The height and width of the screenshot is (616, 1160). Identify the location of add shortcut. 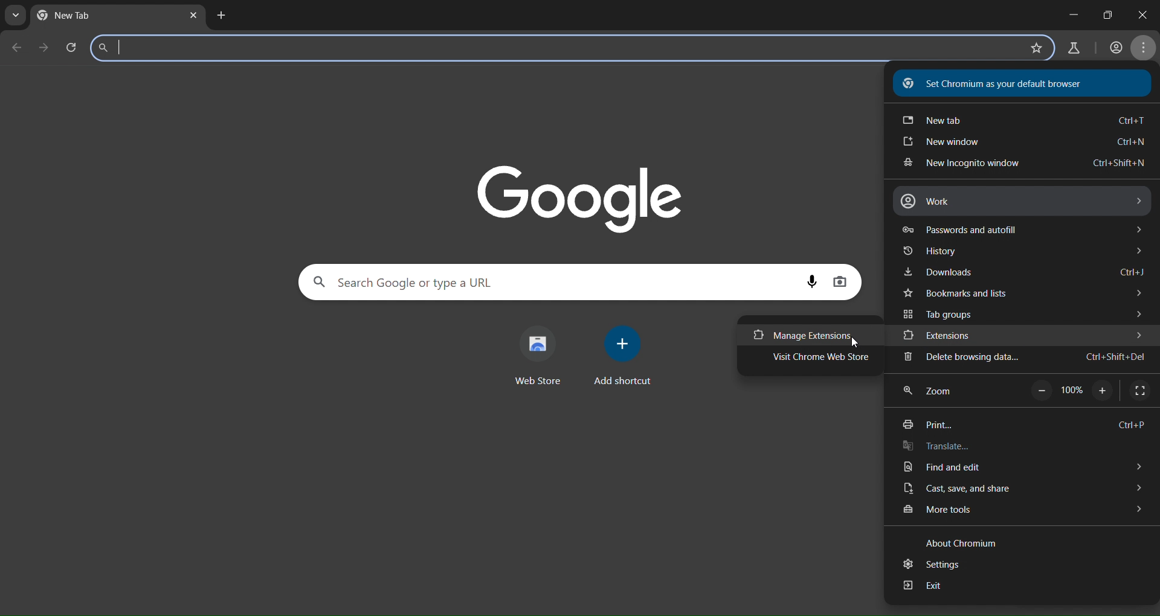
(623, 355).